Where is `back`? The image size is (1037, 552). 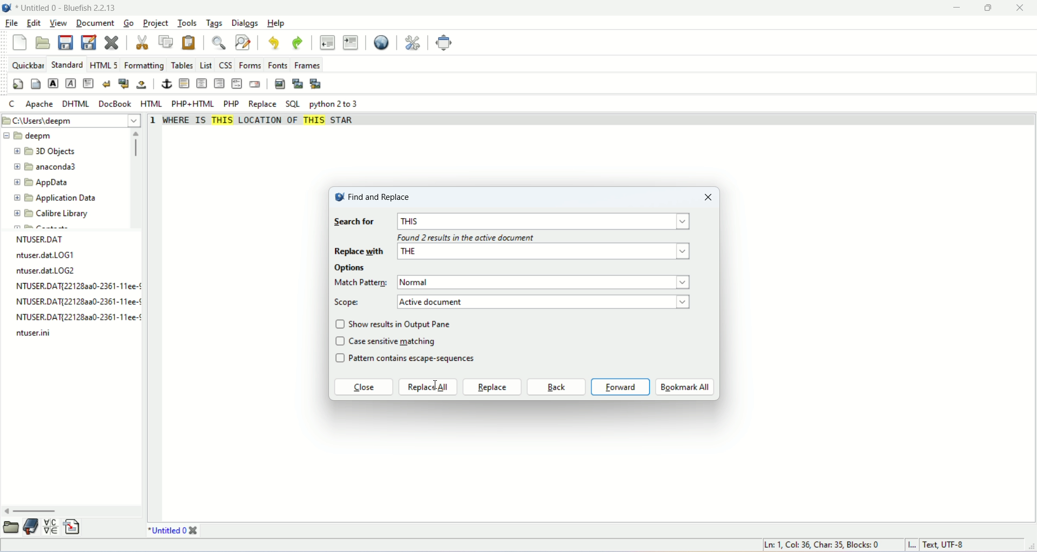 back is located at coordinates (556, 387).